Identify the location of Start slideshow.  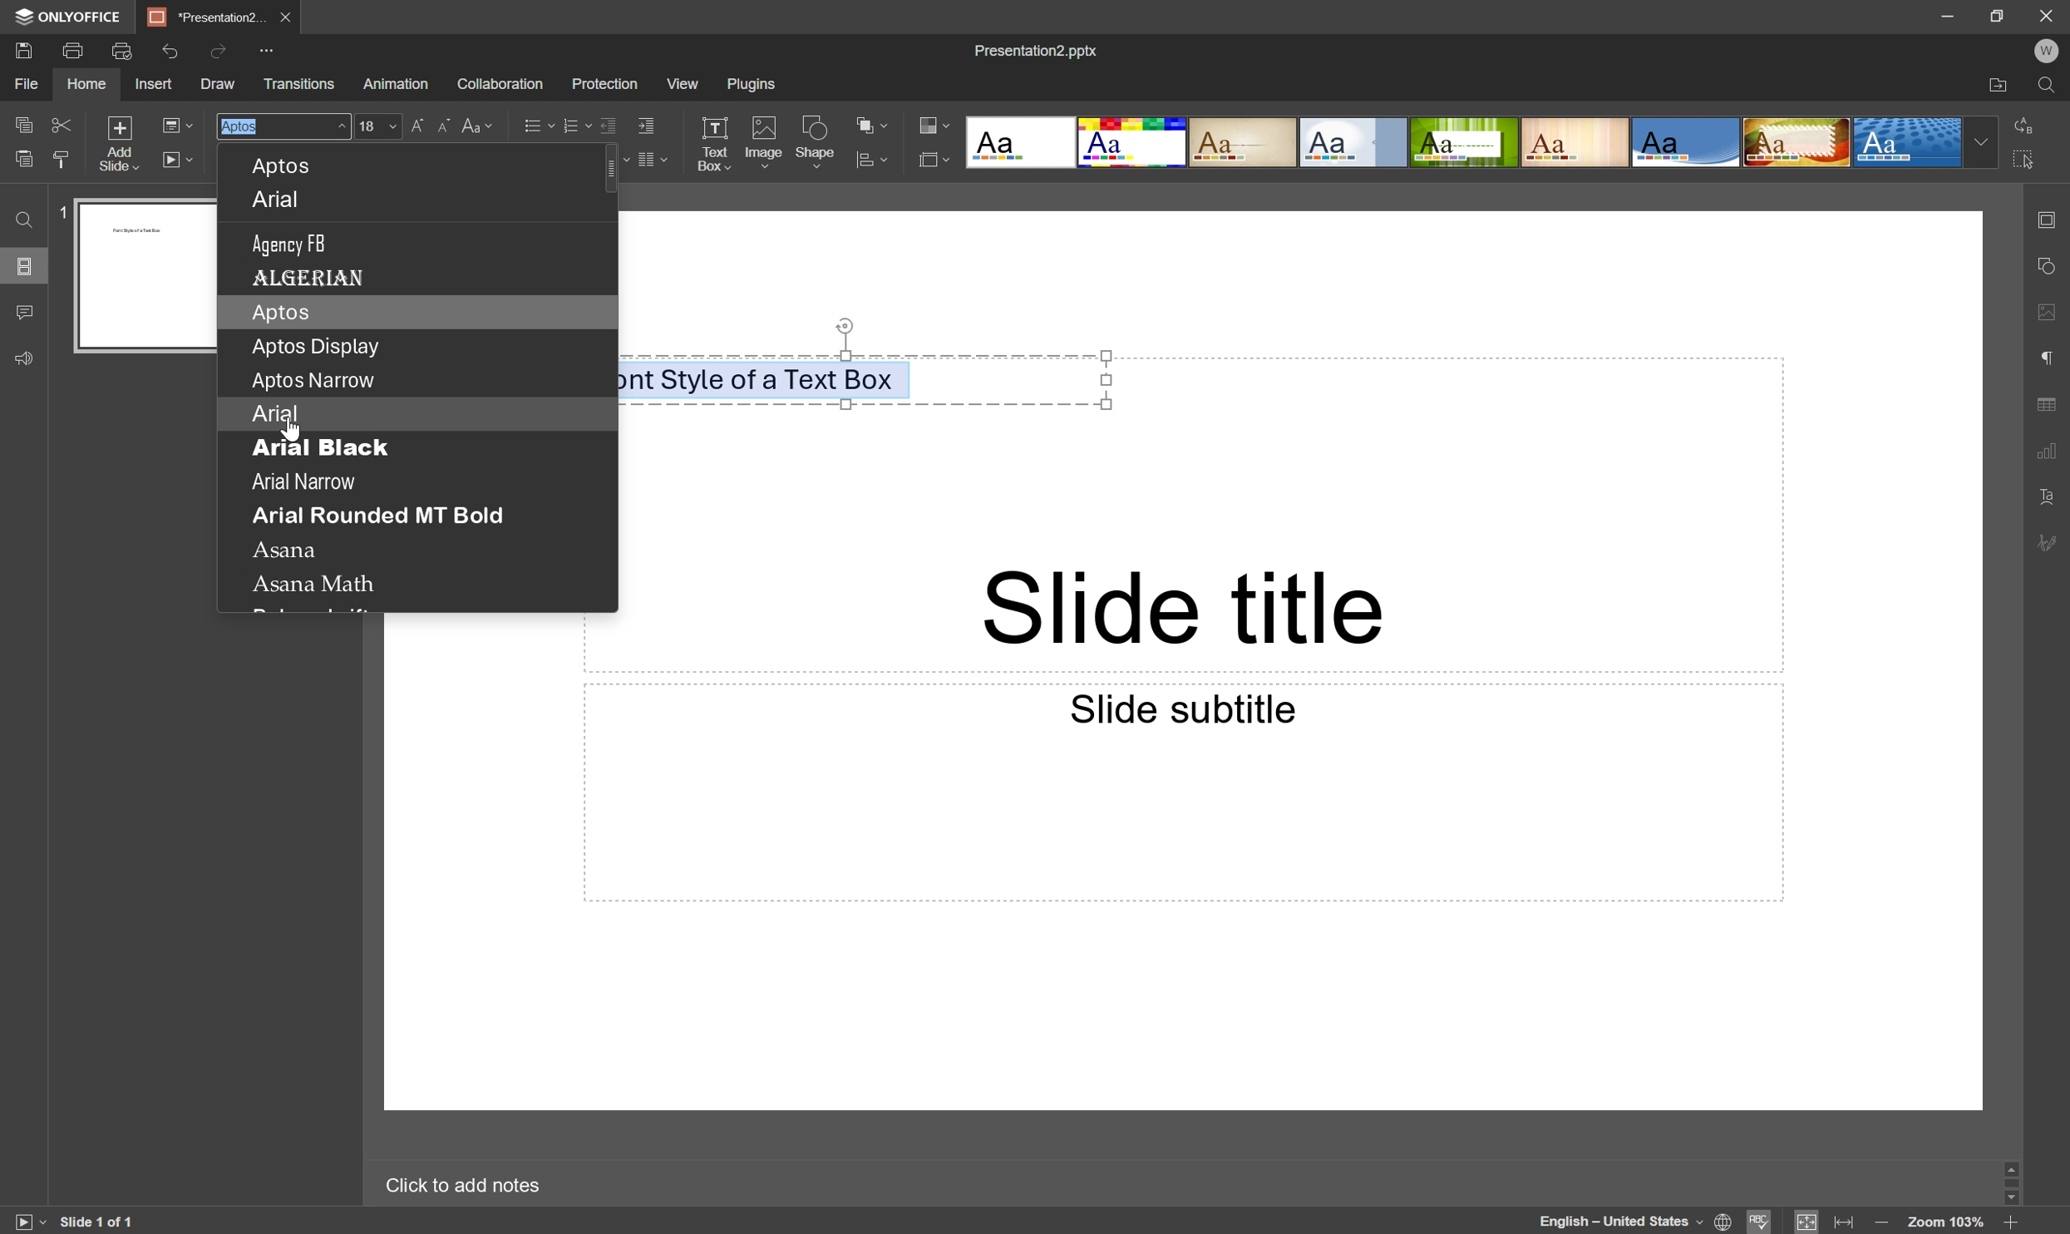
(180, 160).